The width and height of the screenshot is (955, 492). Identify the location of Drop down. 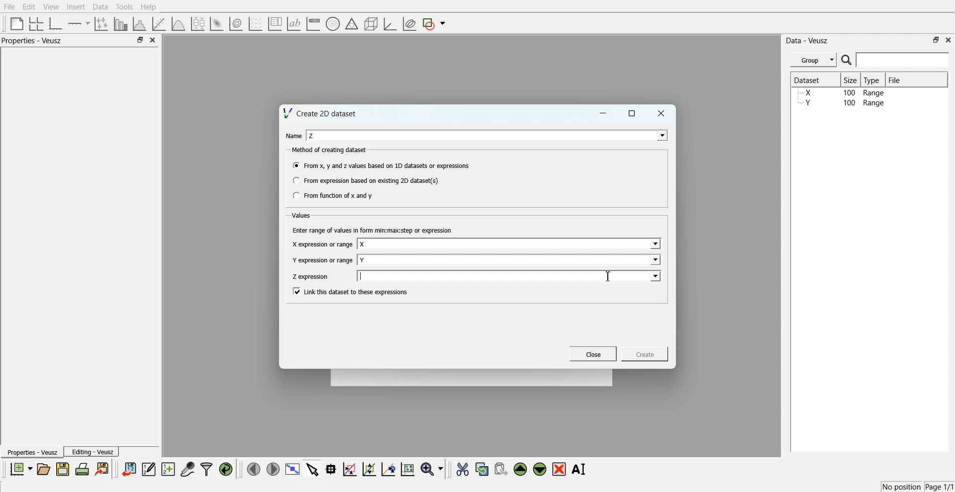
(654, 259).